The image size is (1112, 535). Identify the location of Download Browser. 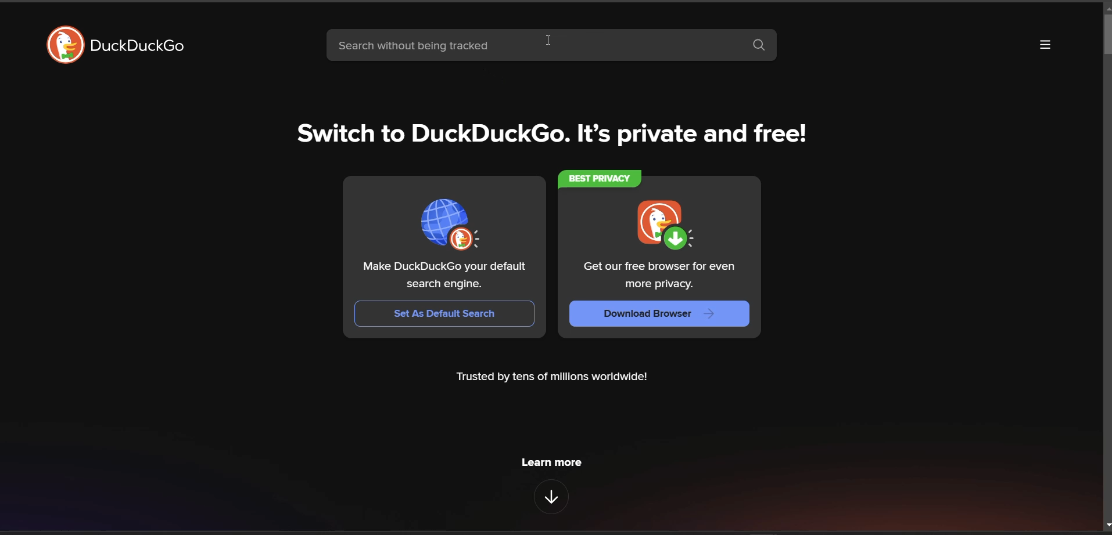
(659, 313).